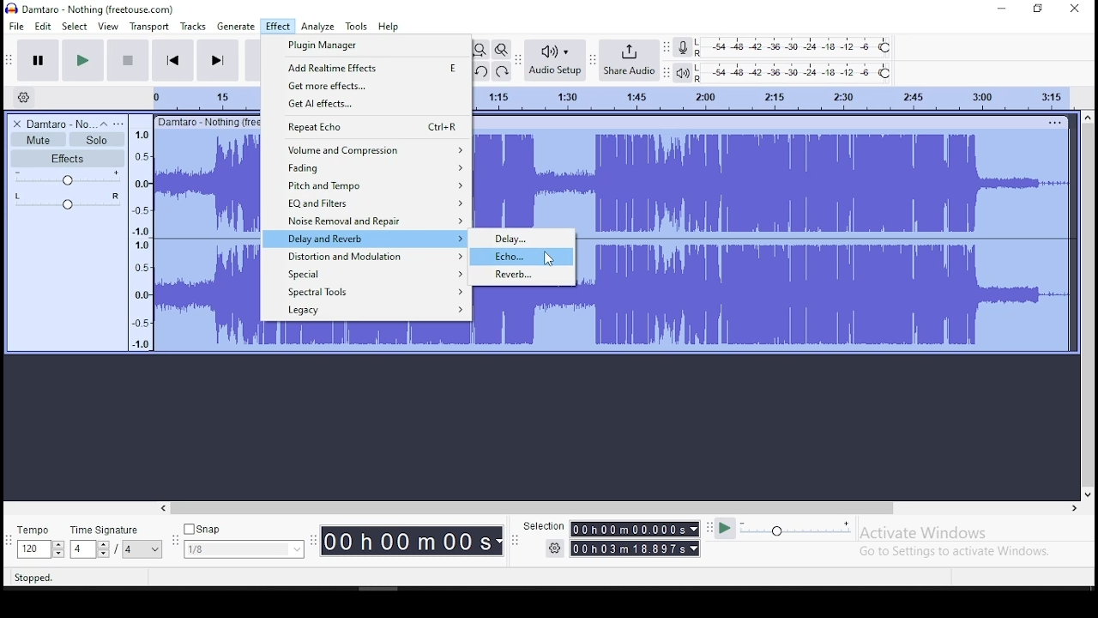  What do you see at coordinates (23, 95) in the screenshot?
I see `timeline settings` at bounding box center [23, 95].